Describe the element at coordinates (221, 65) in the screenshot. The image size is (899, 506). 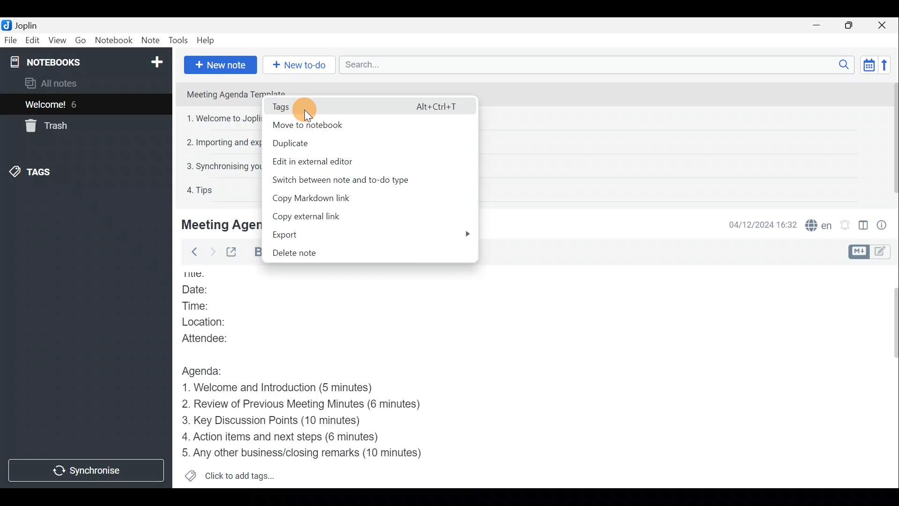
I see `New note` at that location.